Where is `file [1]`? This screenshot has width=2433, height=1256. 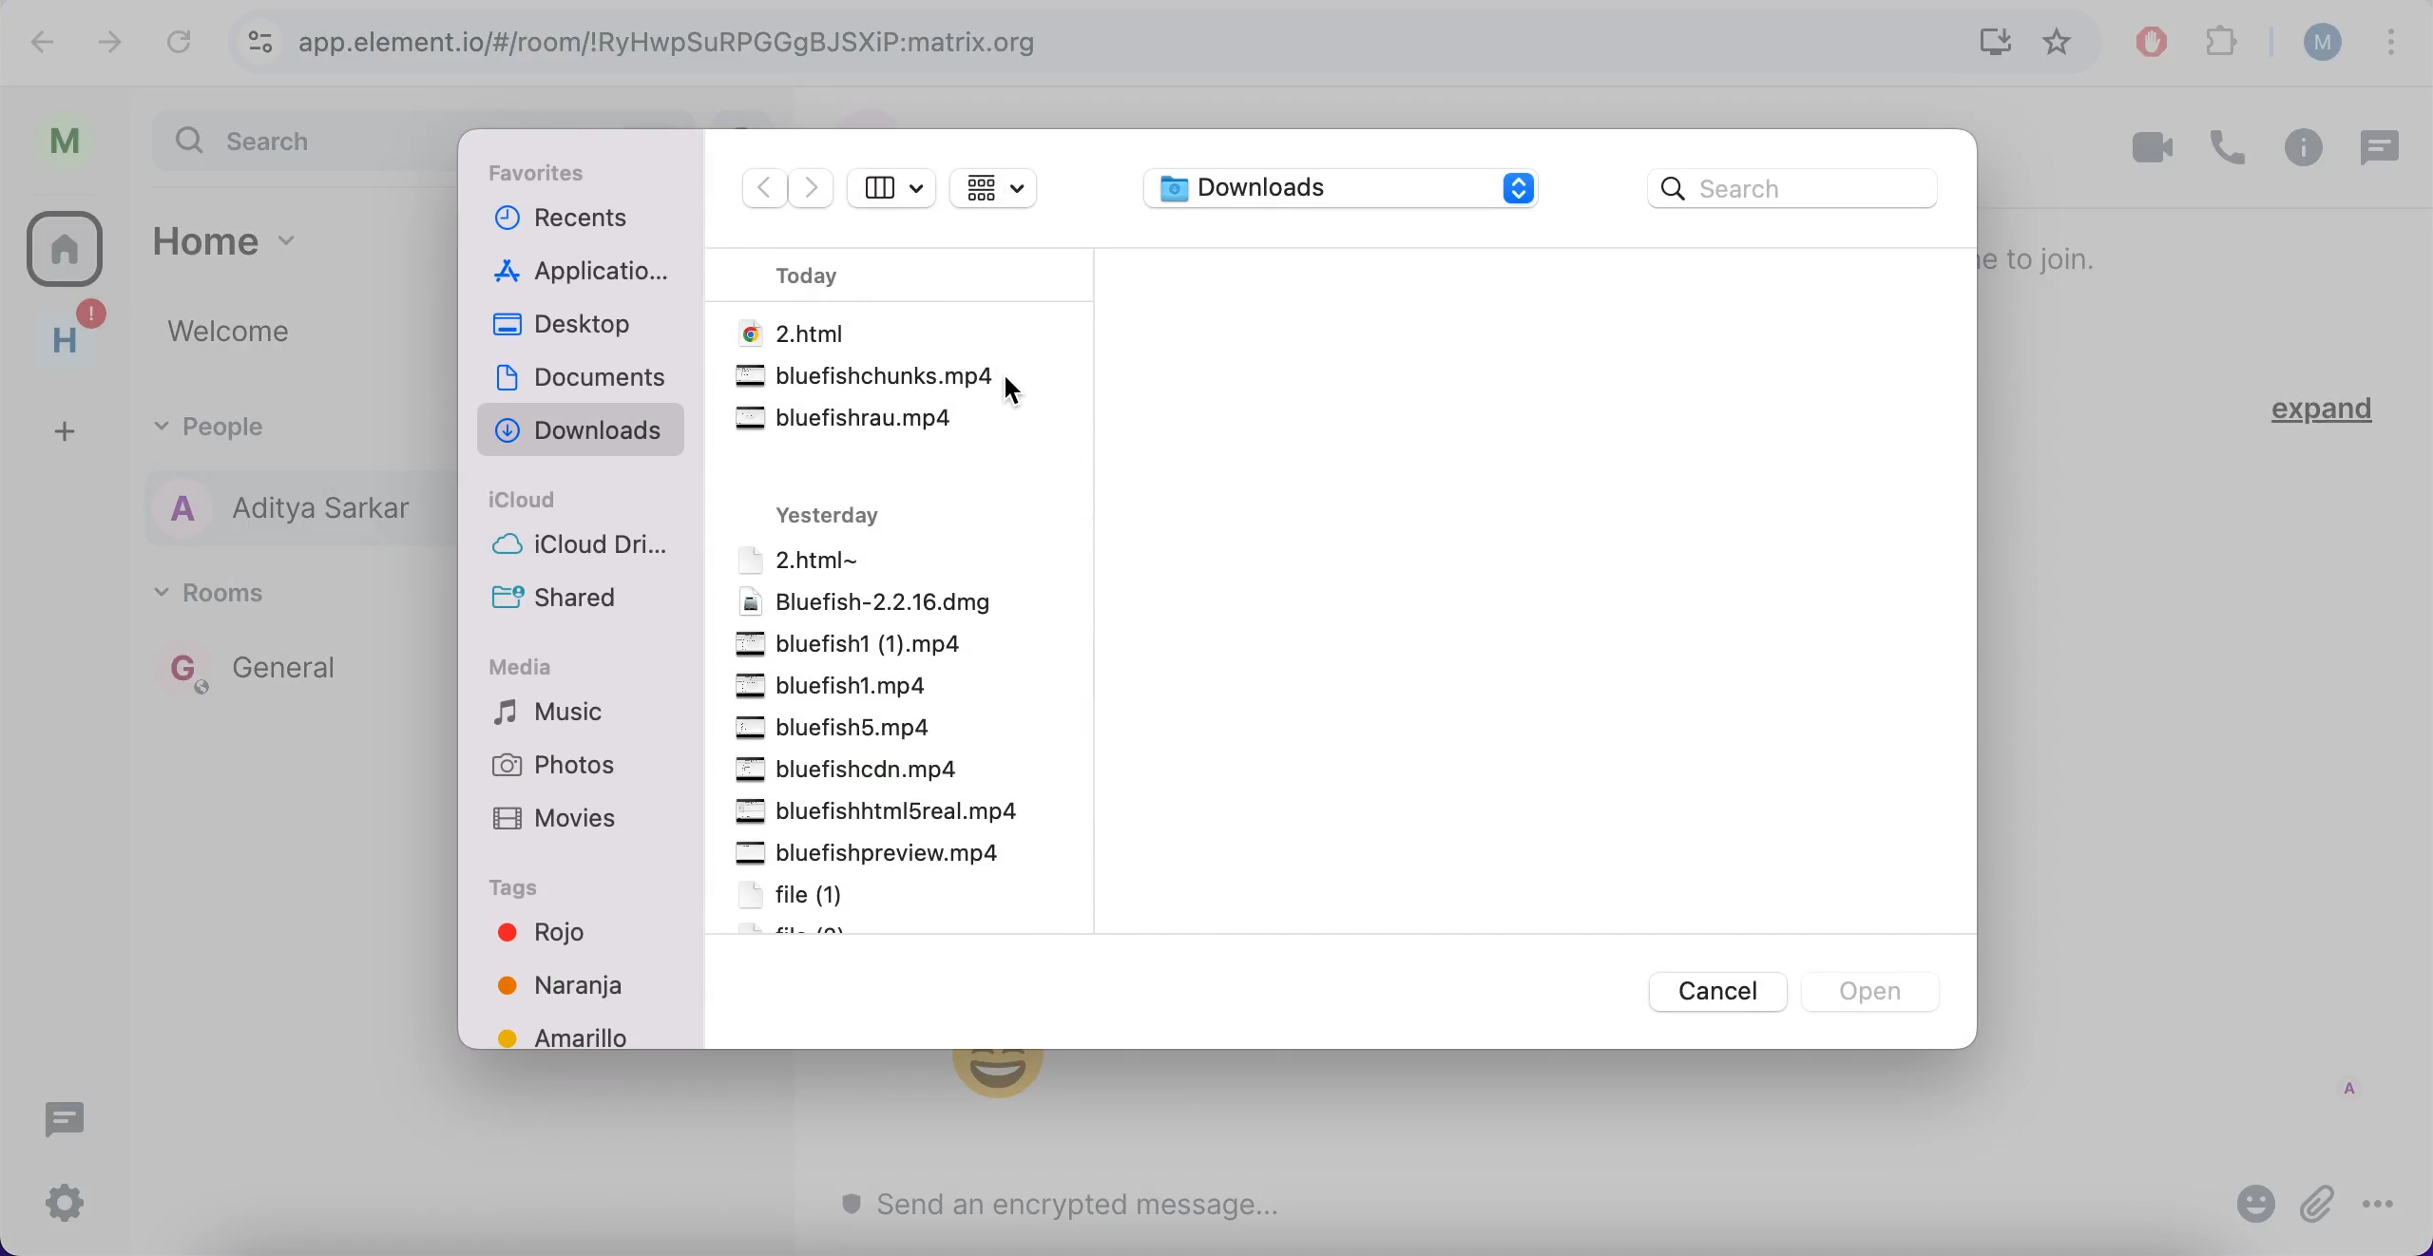
file [1] is located at coordinates (821, 895).